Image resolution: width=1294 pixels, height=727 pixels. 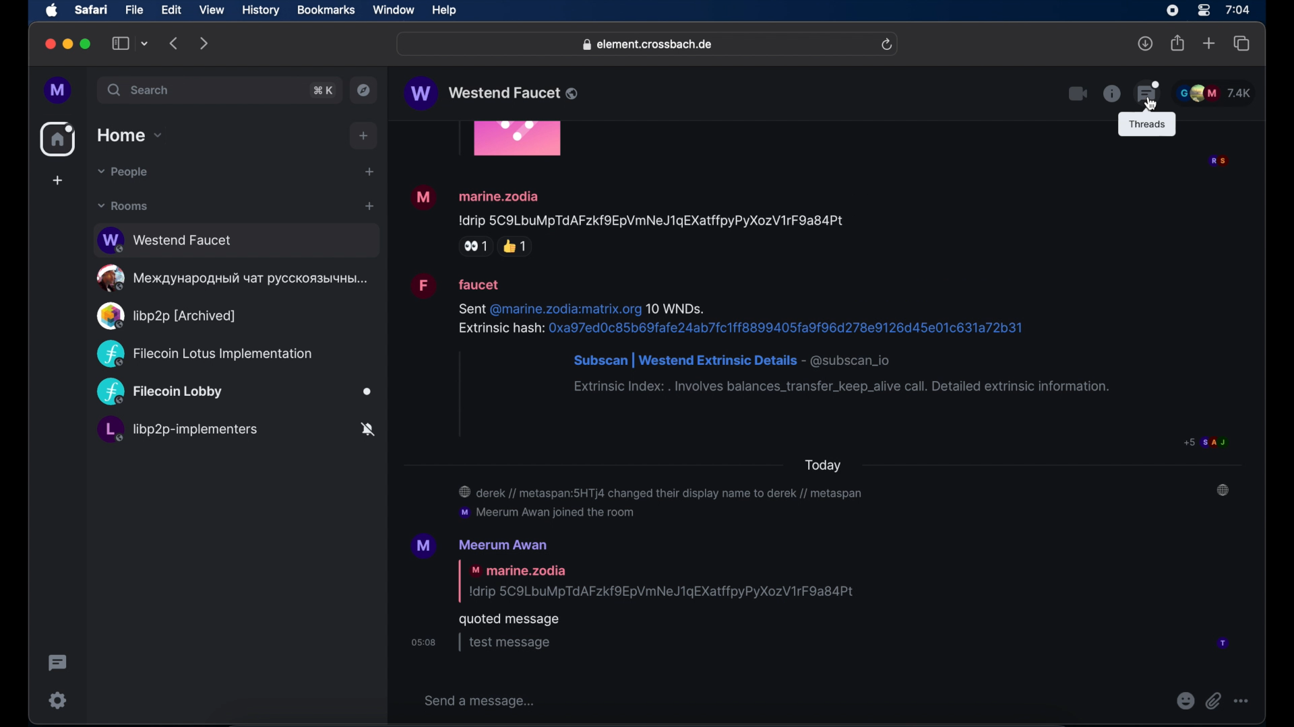 I want to click on close, so click(x=49, y=44).